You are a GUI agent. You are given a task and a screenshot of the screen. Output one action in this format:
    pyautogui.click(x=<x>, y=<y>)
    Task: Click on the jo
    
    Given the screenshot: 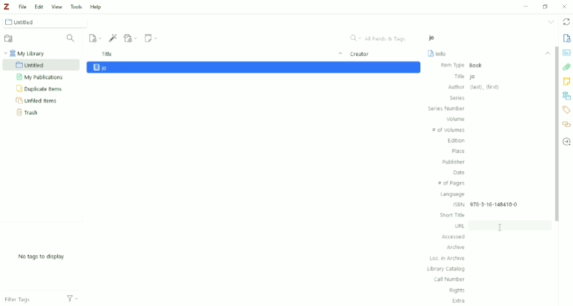 What is the action you would take?
    pyautogui.click(x=253, y=68)
    